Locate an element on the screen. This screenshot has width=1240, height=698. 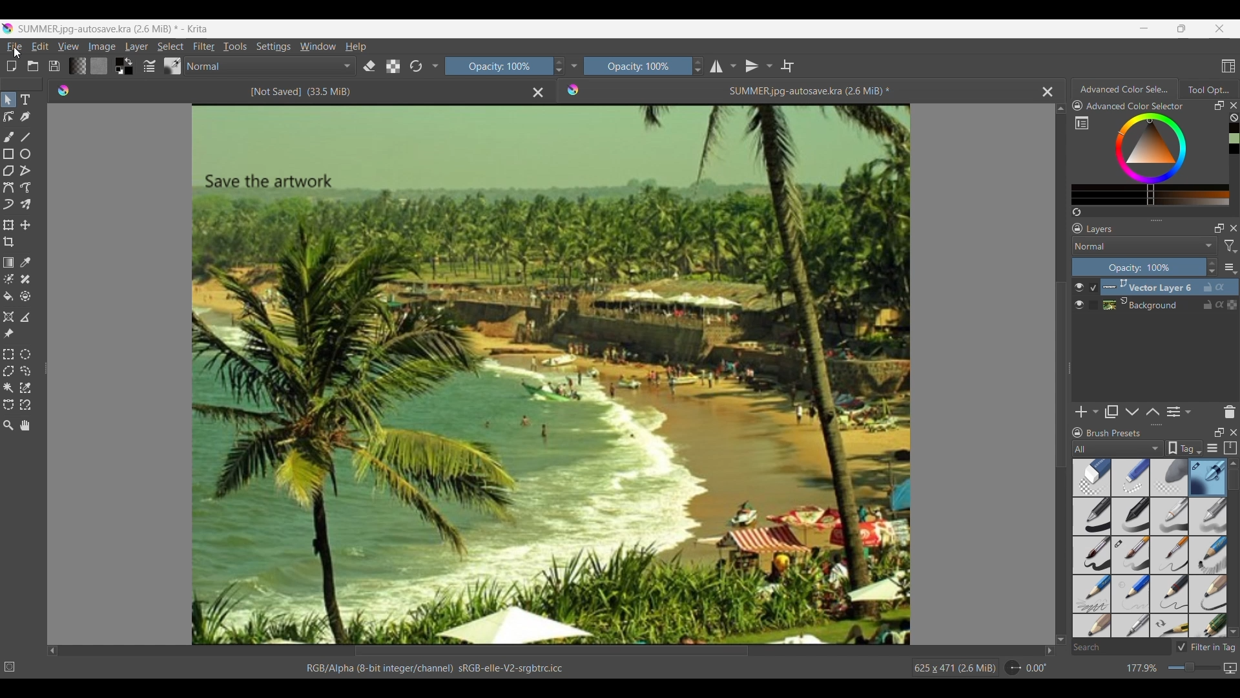
Vector layer is located at coordinates (1170, 287).